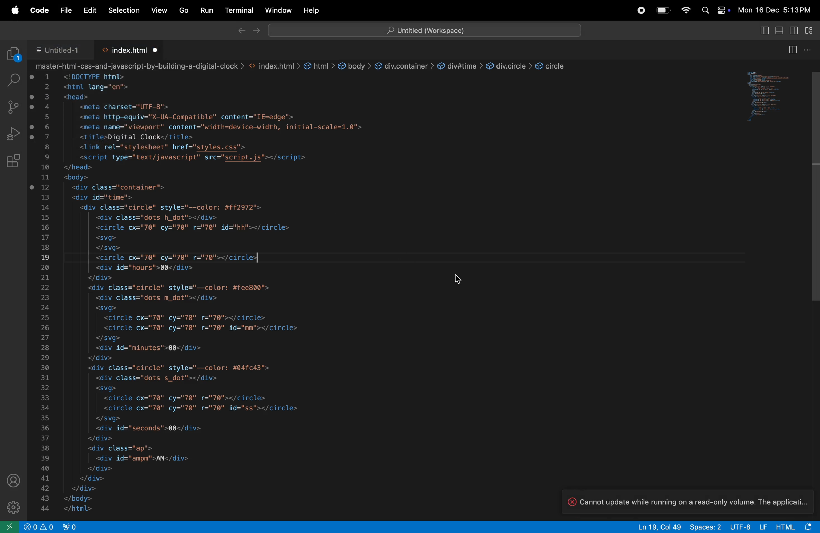  What do you see at coordinates (814, 187) in the screenshot?
I see `scroll down` at bounding box center [814, 187].